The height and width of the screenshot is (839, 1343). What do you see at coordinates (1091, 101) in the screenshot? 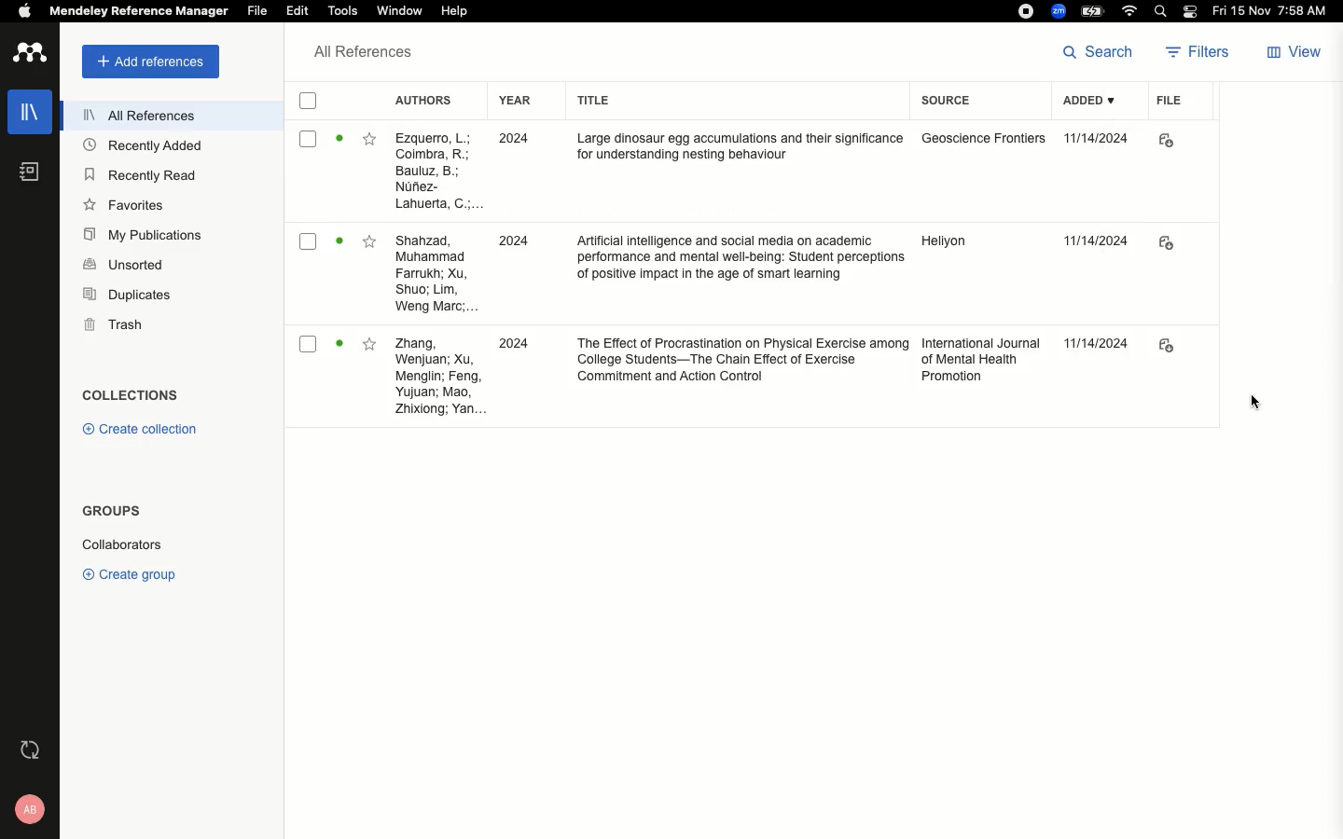
I see `added` at bounding box center [1091, 101].